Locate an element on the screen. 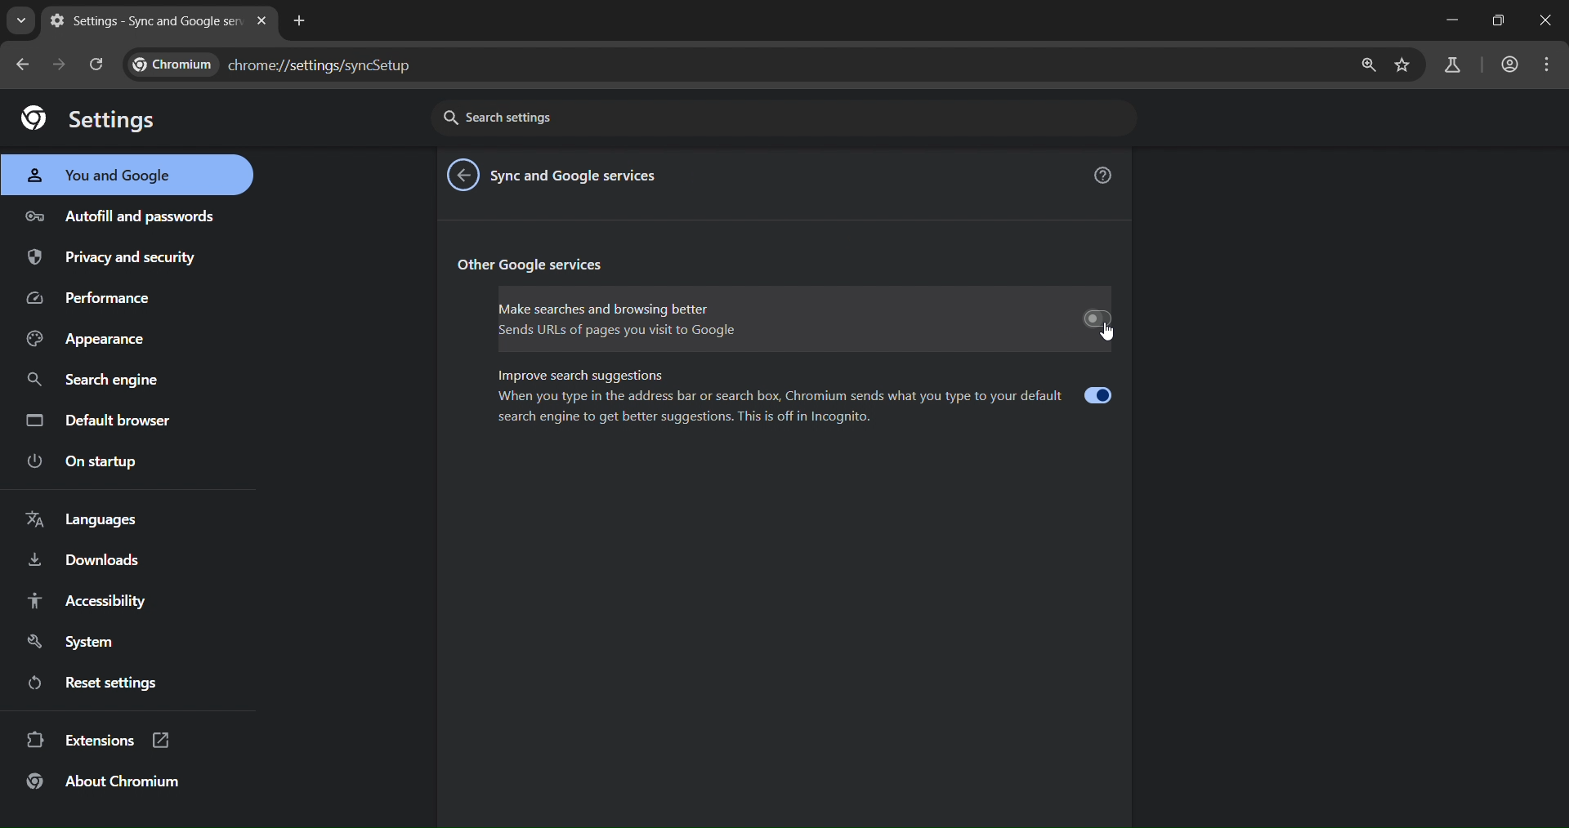 This screenshot has height=828, width=1569. languages is located at coordinates (96, 518).